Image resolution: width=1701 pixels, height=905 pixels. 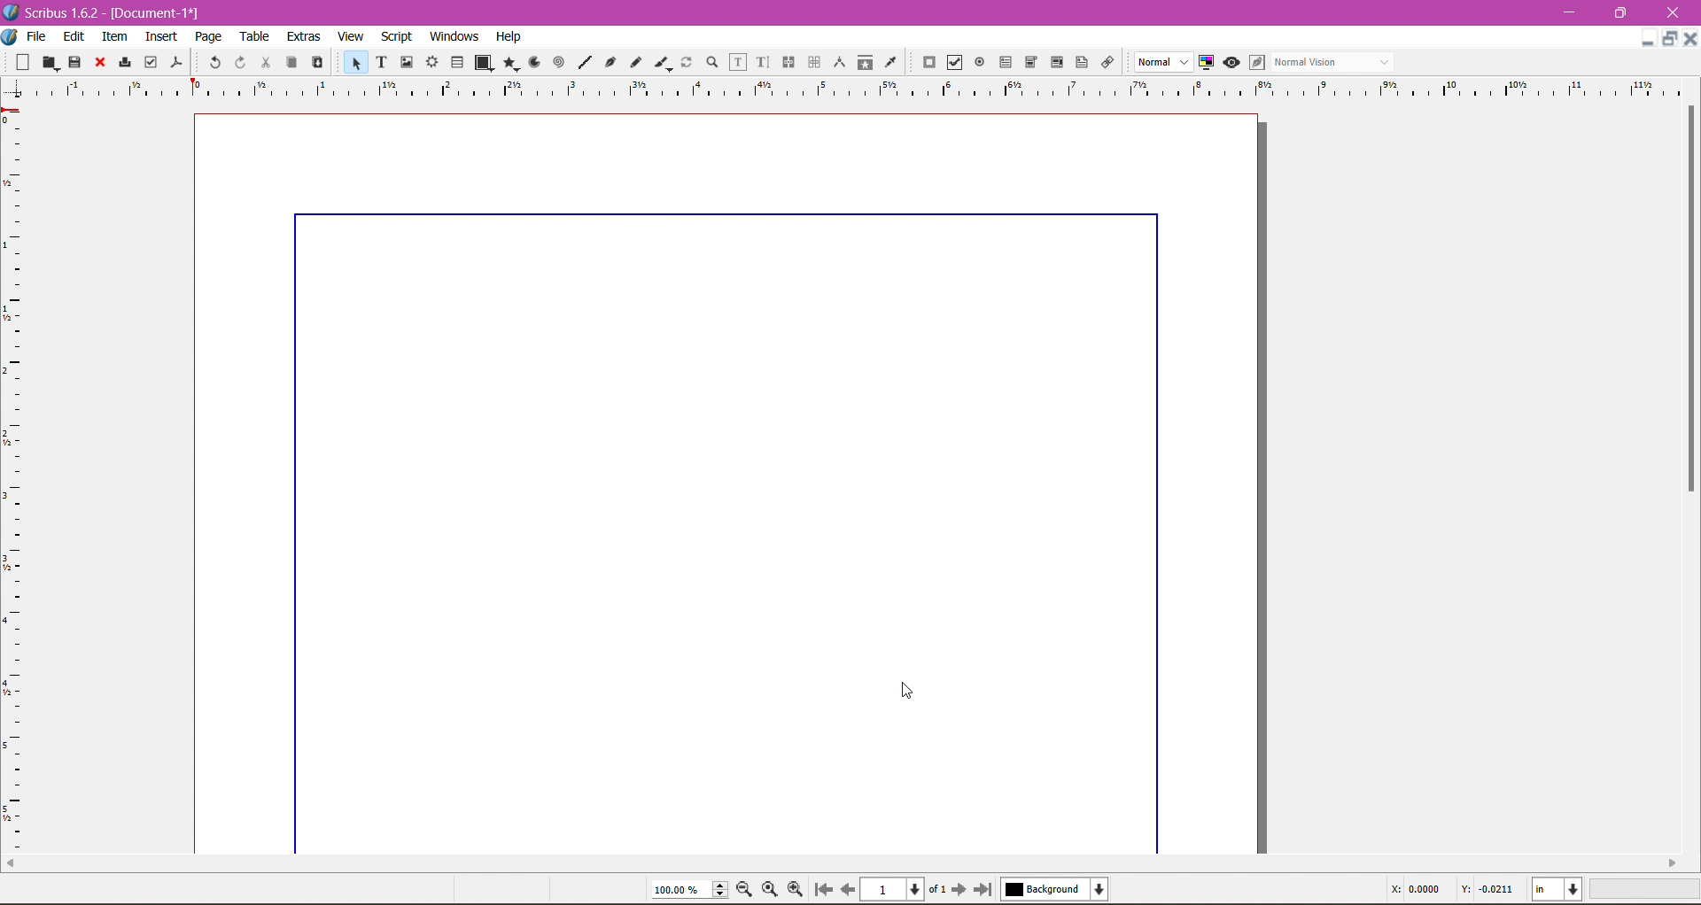 I want to click on Extras, so click(x=302, y=36).